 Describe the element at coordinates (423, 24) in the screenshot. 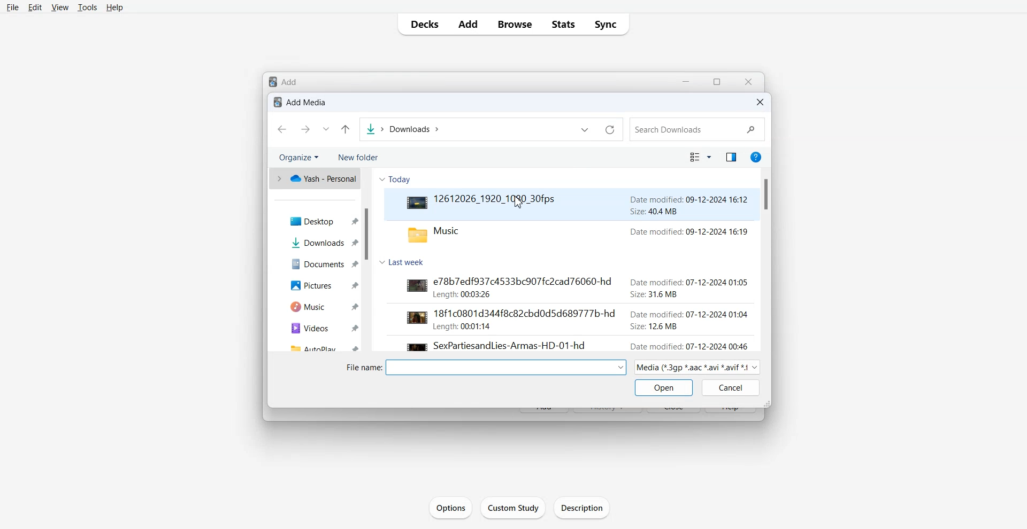

I see `Decks` at that location.